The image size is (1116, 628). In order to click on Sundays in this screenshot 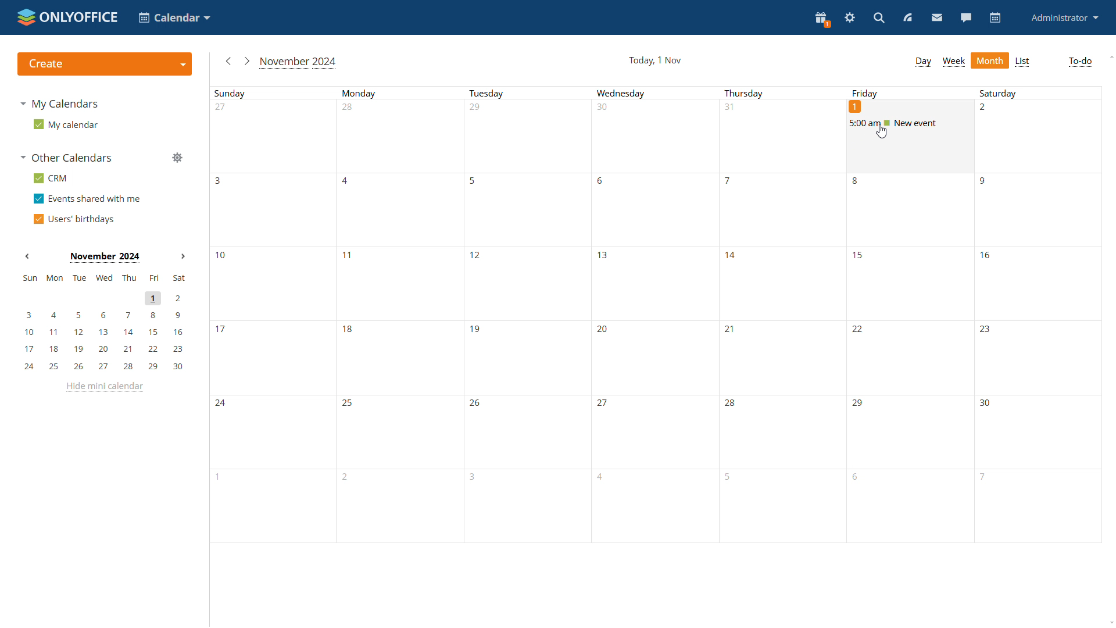, I will do `click(273, 315)`.